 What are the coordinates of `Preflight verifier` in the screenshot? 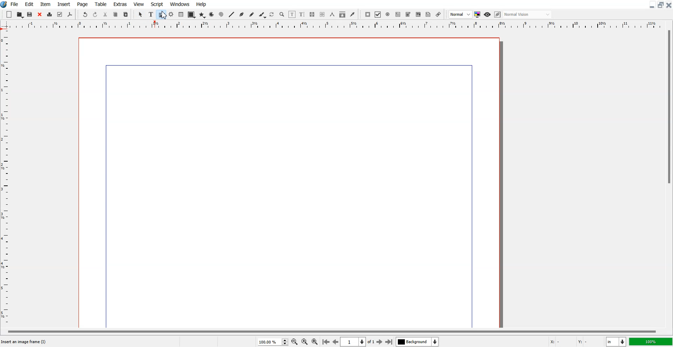 It's located at (60, 15).